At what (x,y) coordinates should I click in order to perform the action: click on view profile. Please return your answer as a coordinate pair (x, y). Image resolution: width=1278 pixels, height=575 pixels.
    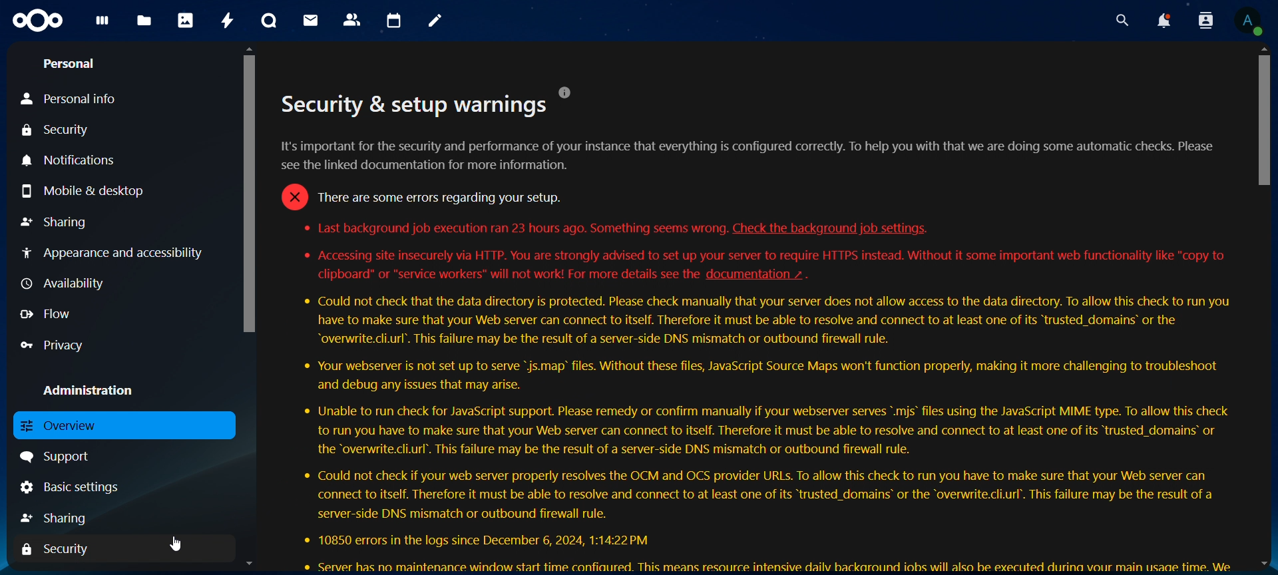
    Looking at the image, I should click on (1251, 20).